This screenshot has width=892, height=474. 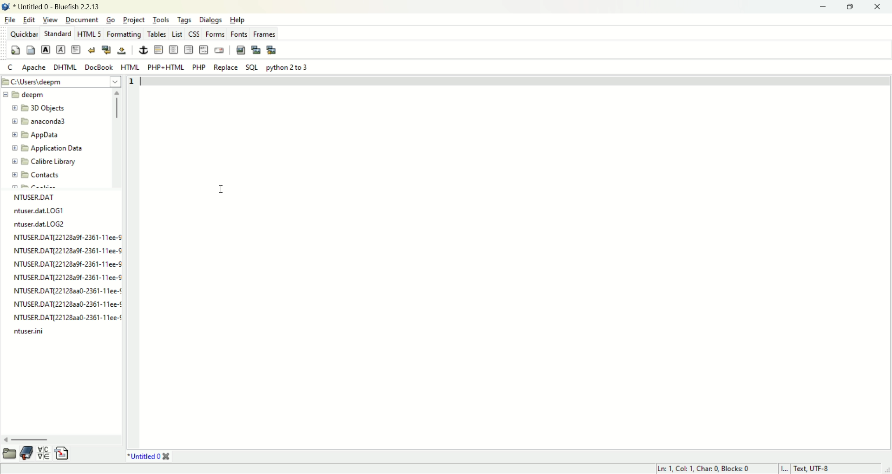 I want to click on NTUSER.DATI?22128a0f-2361-11ee-C, so click(x=70, y=264).